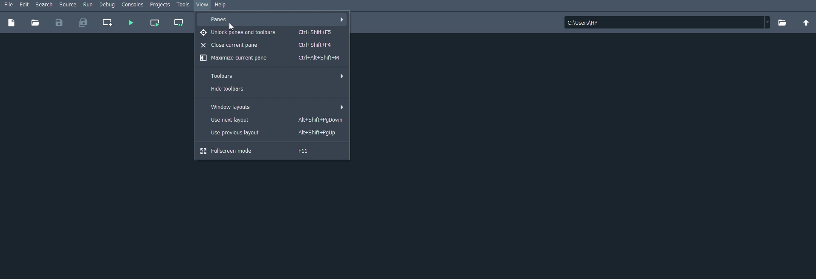  Describe the element at coordinates (178, 23) in the screenshot. I see `Run current cell and go to the next one` at that location.